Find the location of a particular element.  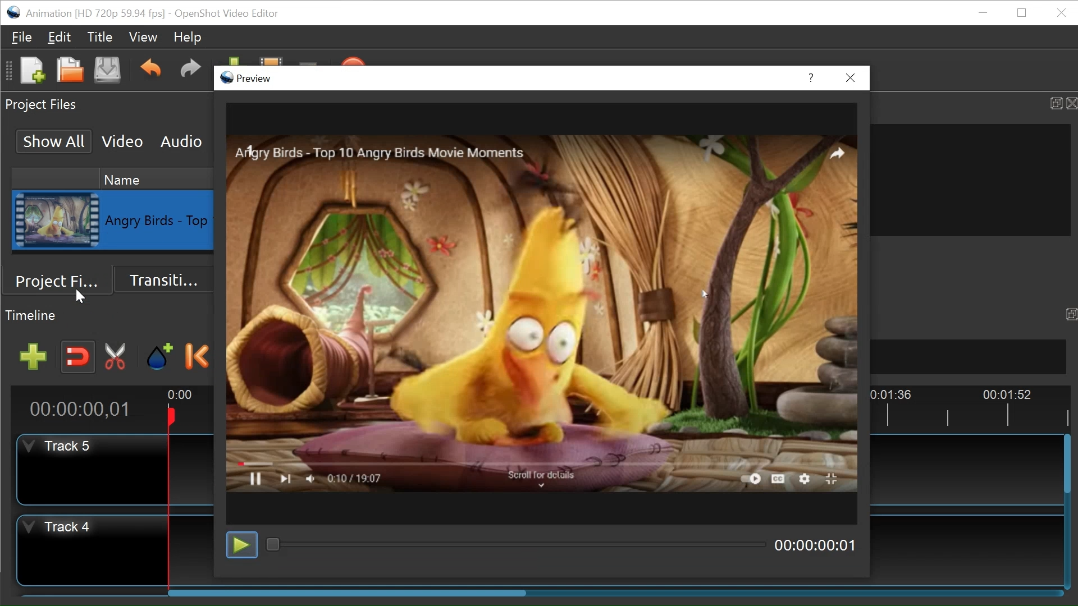

Project Files Panel is located at coordinates (104, 105).